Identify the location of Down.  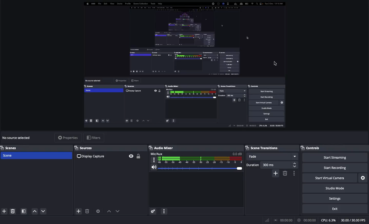
(119, 212).